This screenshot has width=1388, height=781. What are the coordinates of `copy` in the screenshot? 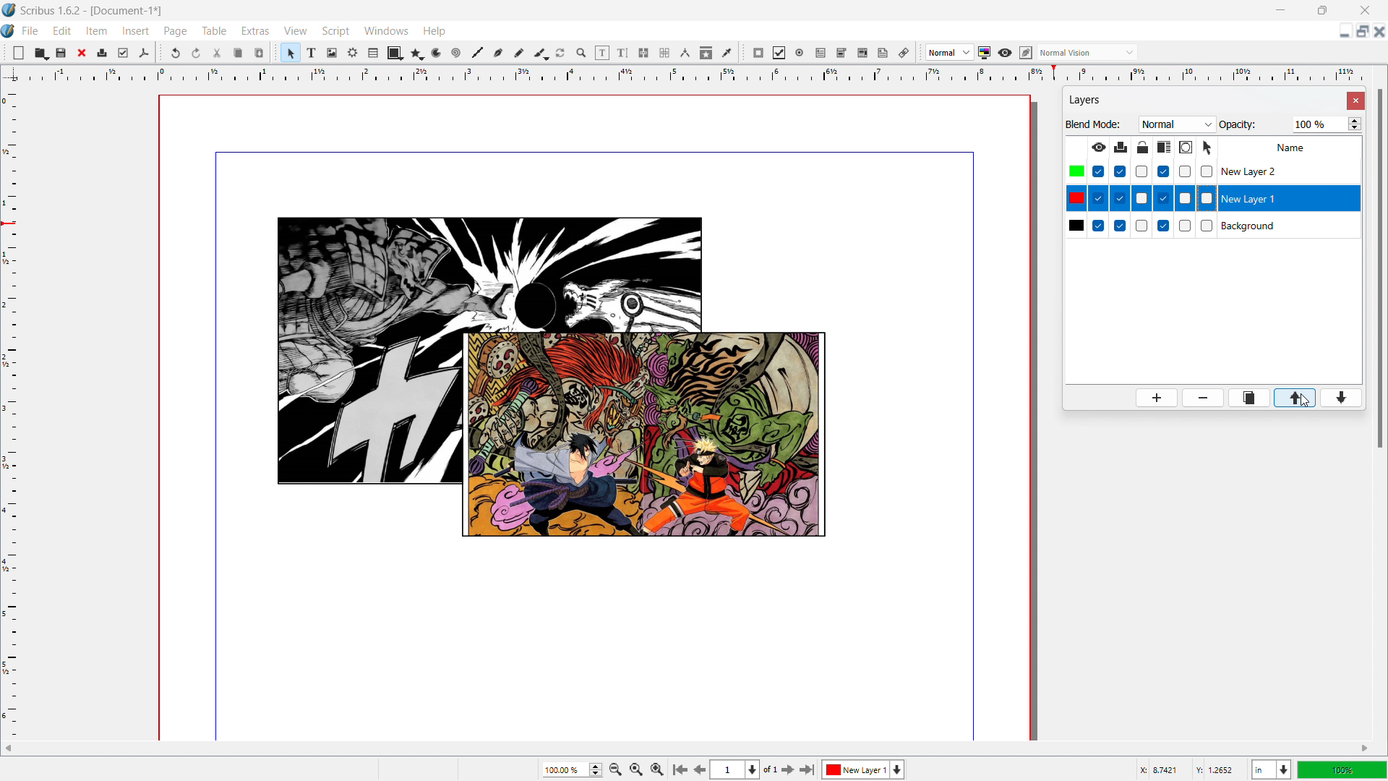 It's located at (237, 53).